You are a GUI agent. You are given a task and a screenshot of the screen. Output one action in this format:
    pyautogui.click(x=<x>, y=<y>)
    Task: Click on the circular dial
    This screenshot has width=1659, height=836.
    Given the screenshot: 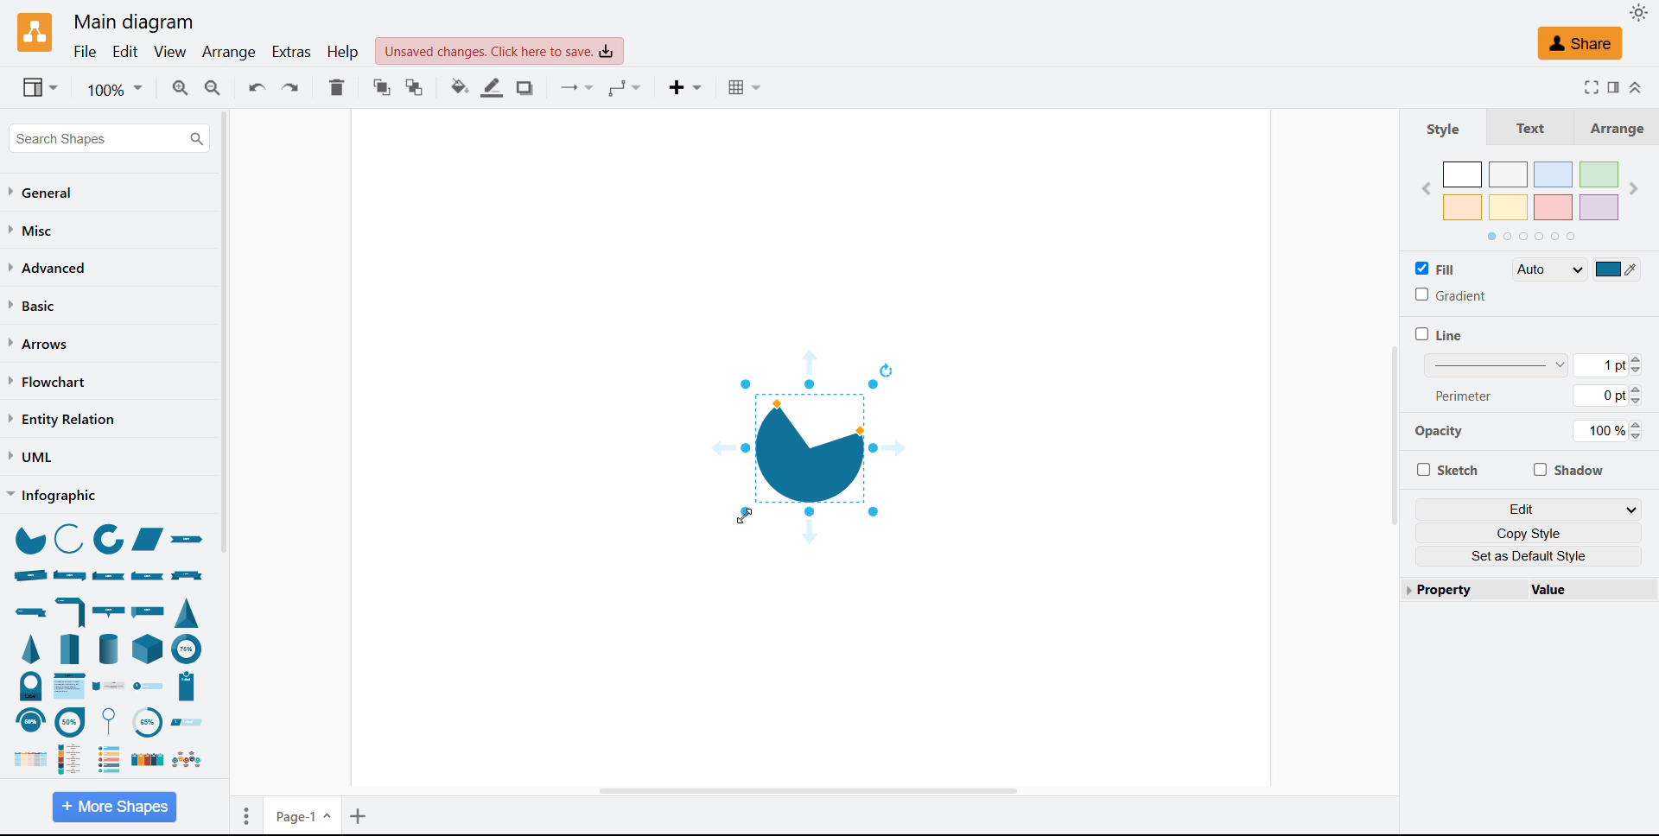 What is the action you would take?
    pyautogui.click(x=31, y=686)
    